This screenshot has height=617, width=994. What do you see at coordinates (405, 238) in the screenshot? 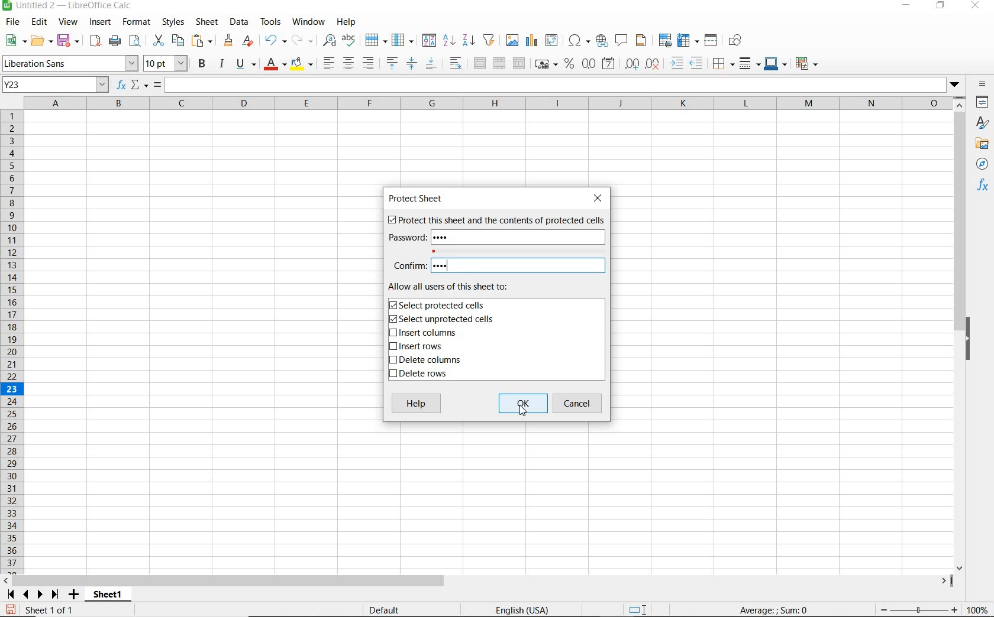
I see `password` at bounding box center [405, 238].